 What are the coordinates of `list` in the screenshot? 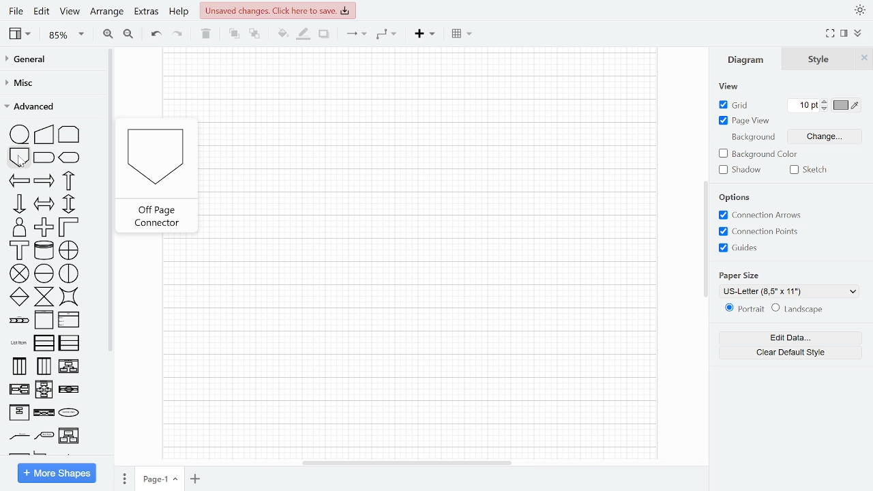 It's located at (70, 320).